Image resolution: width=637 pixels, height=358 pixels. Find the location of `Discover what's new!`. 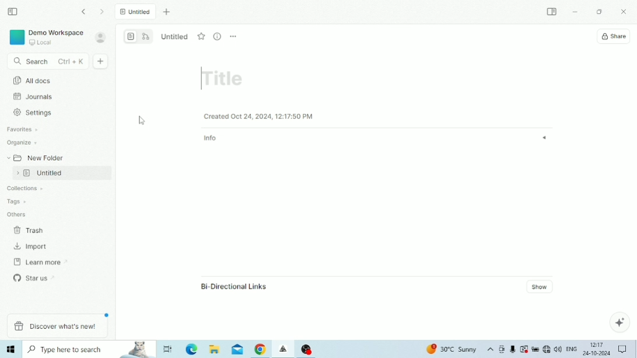

Discover what's new! is located at coordinates (57, 327).